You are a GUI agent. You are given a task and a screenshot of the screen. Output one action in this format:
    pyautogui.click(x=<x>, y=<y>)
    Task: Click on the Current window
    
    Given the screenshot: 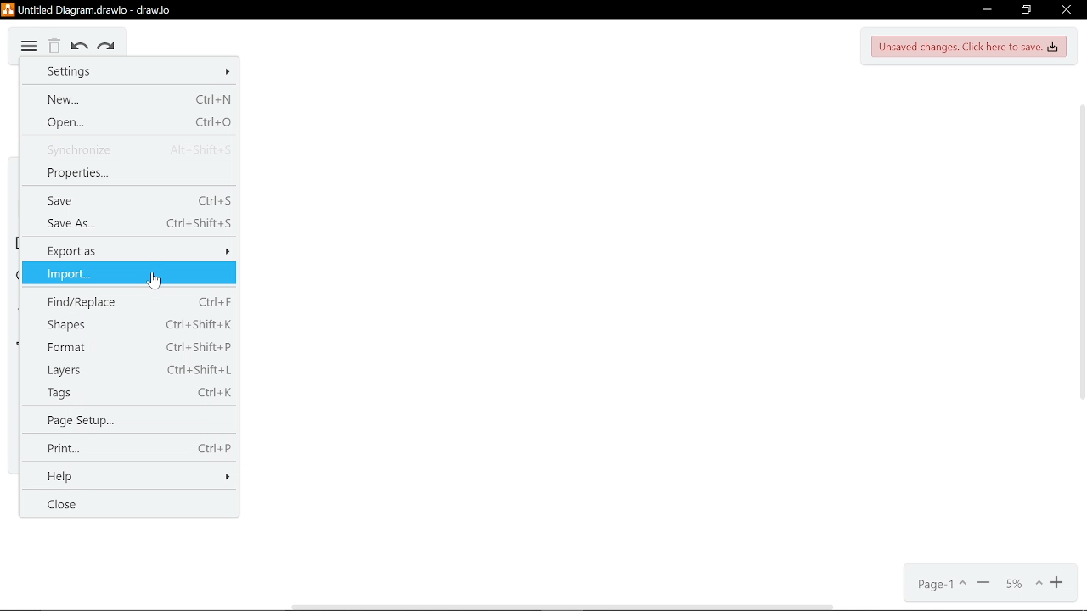 What is the action you would take?
    pyautogui.click(x=93, y=8)
    